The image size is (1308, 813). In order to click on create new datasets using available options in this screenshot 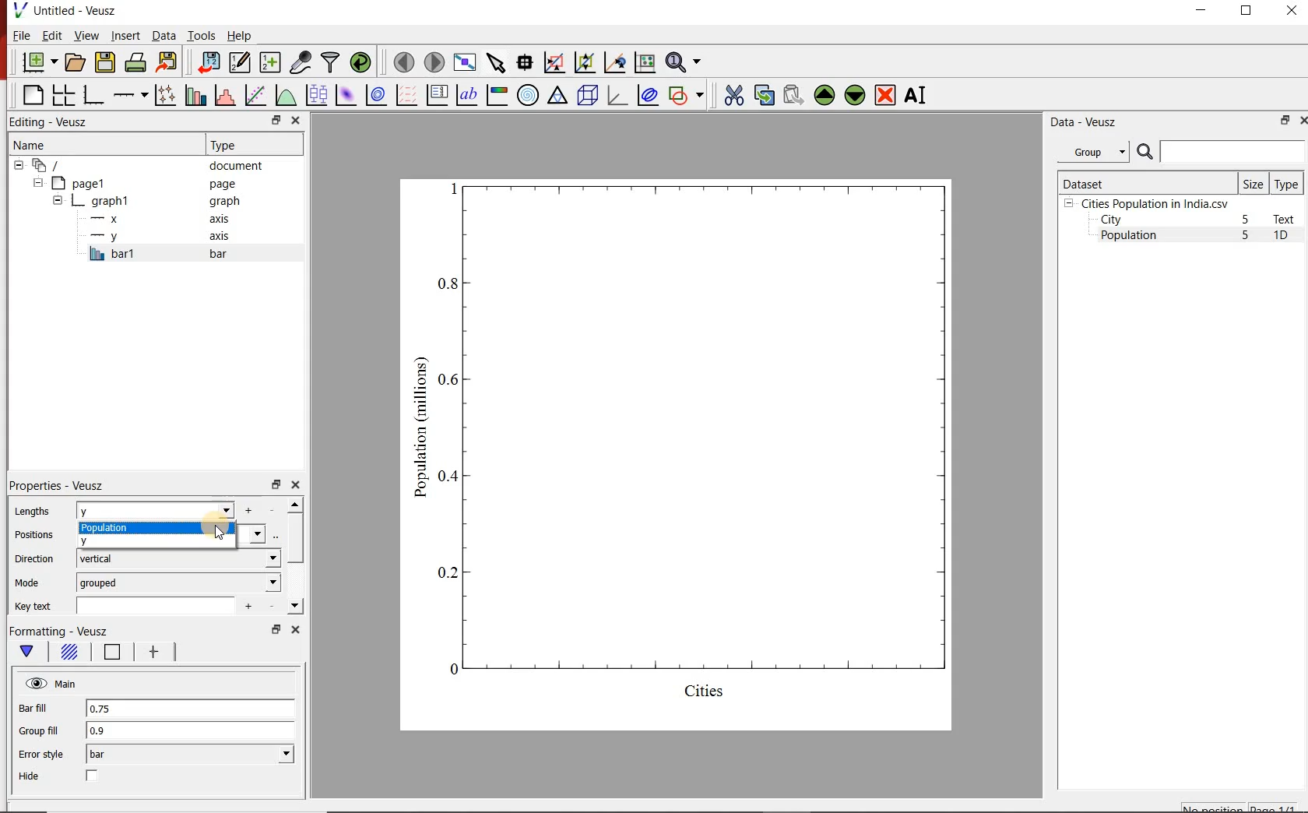, I will do `click(268, 62)`.